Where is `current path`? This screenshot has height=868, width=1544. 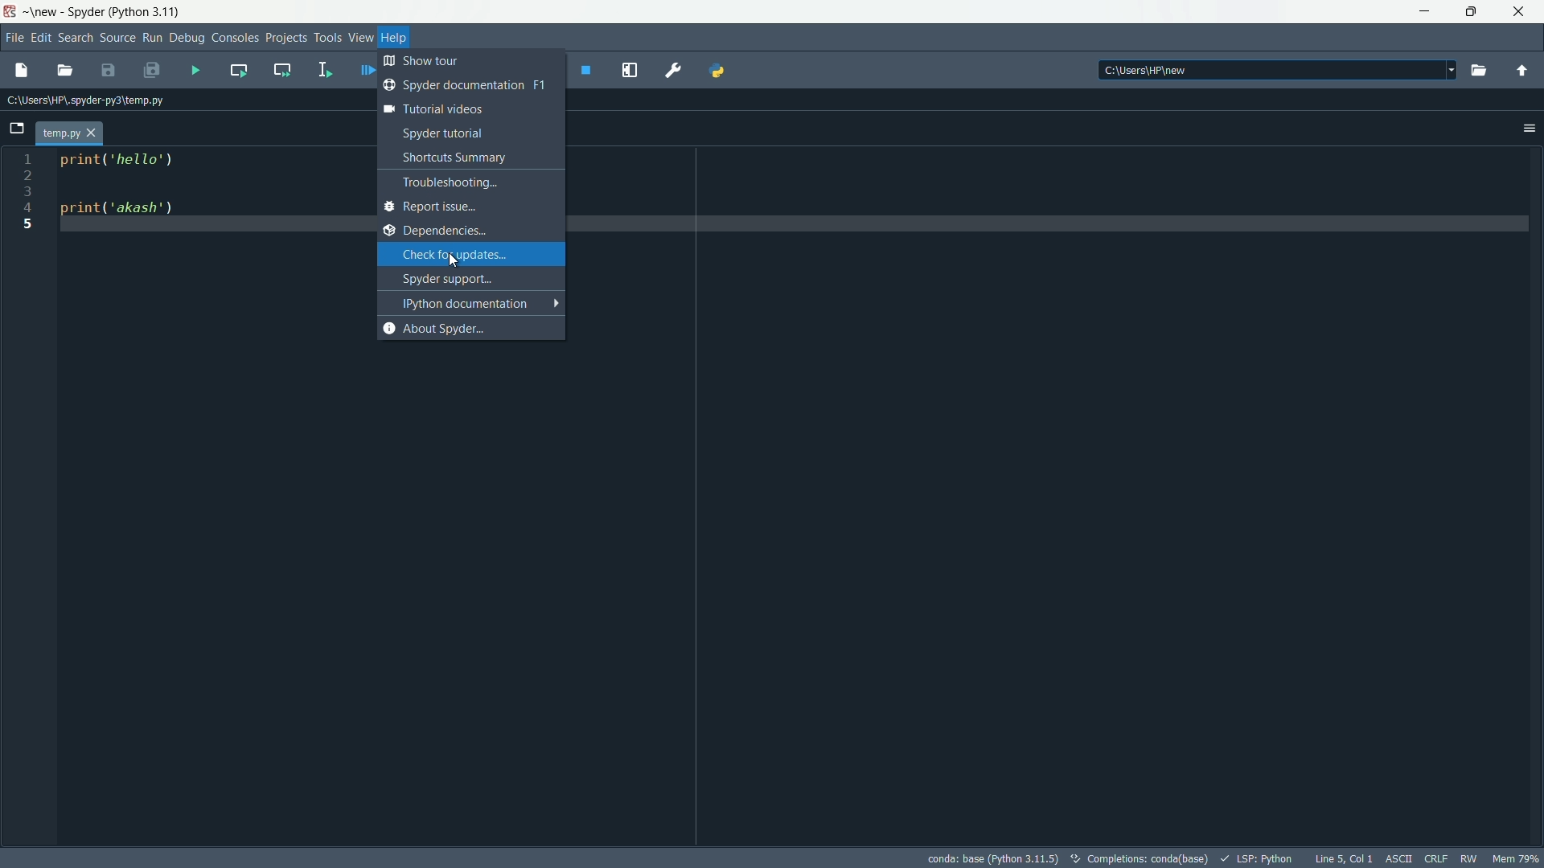
current path is located at coordinates (83, 97).